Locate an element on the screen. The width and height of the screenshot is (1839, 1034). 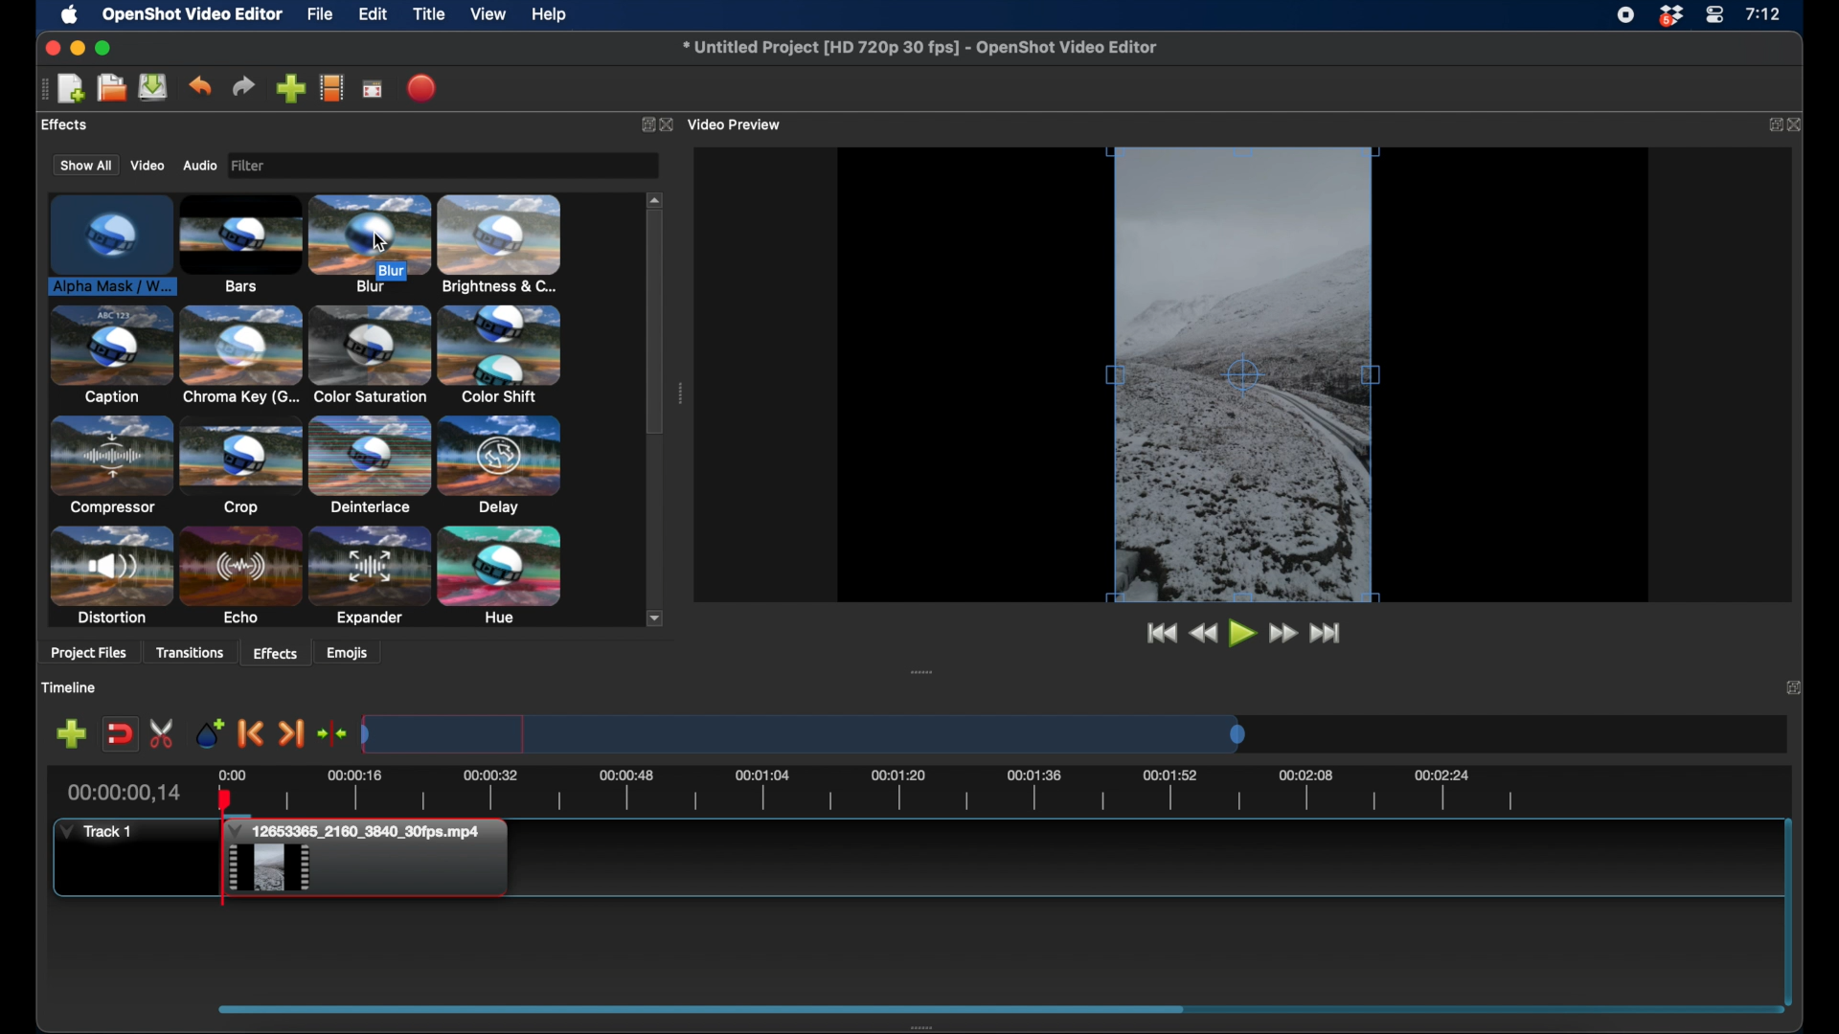
close is located at coordinates (1800, 125).